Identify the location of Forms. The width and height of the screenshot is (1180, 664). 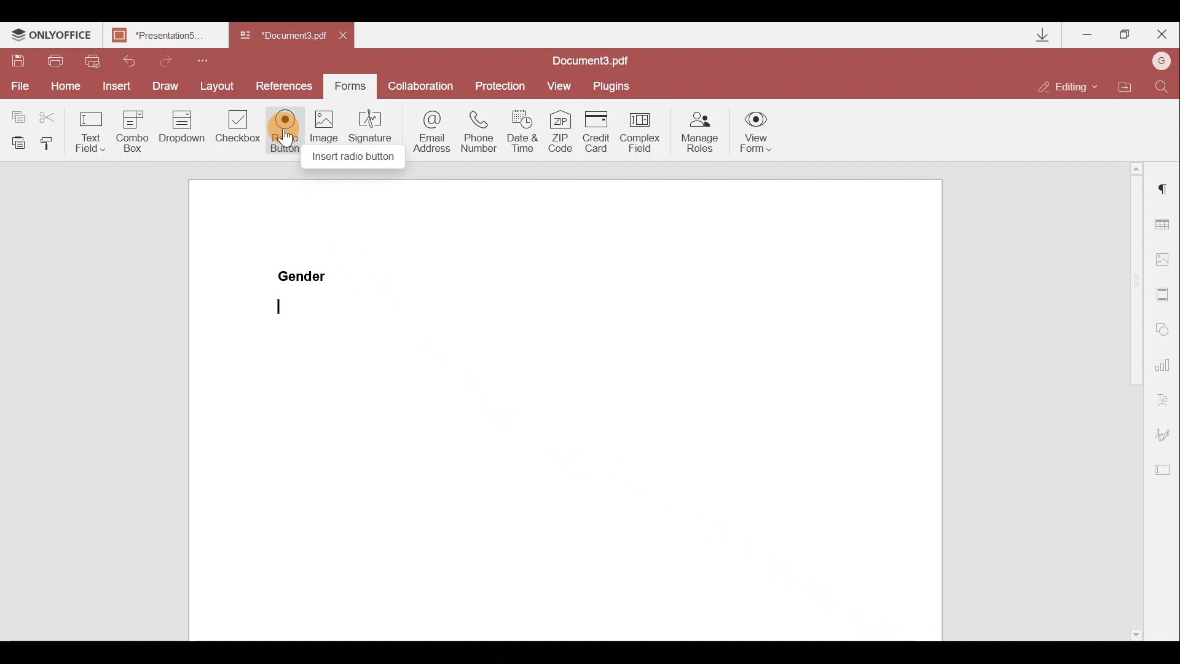
(353, 86).